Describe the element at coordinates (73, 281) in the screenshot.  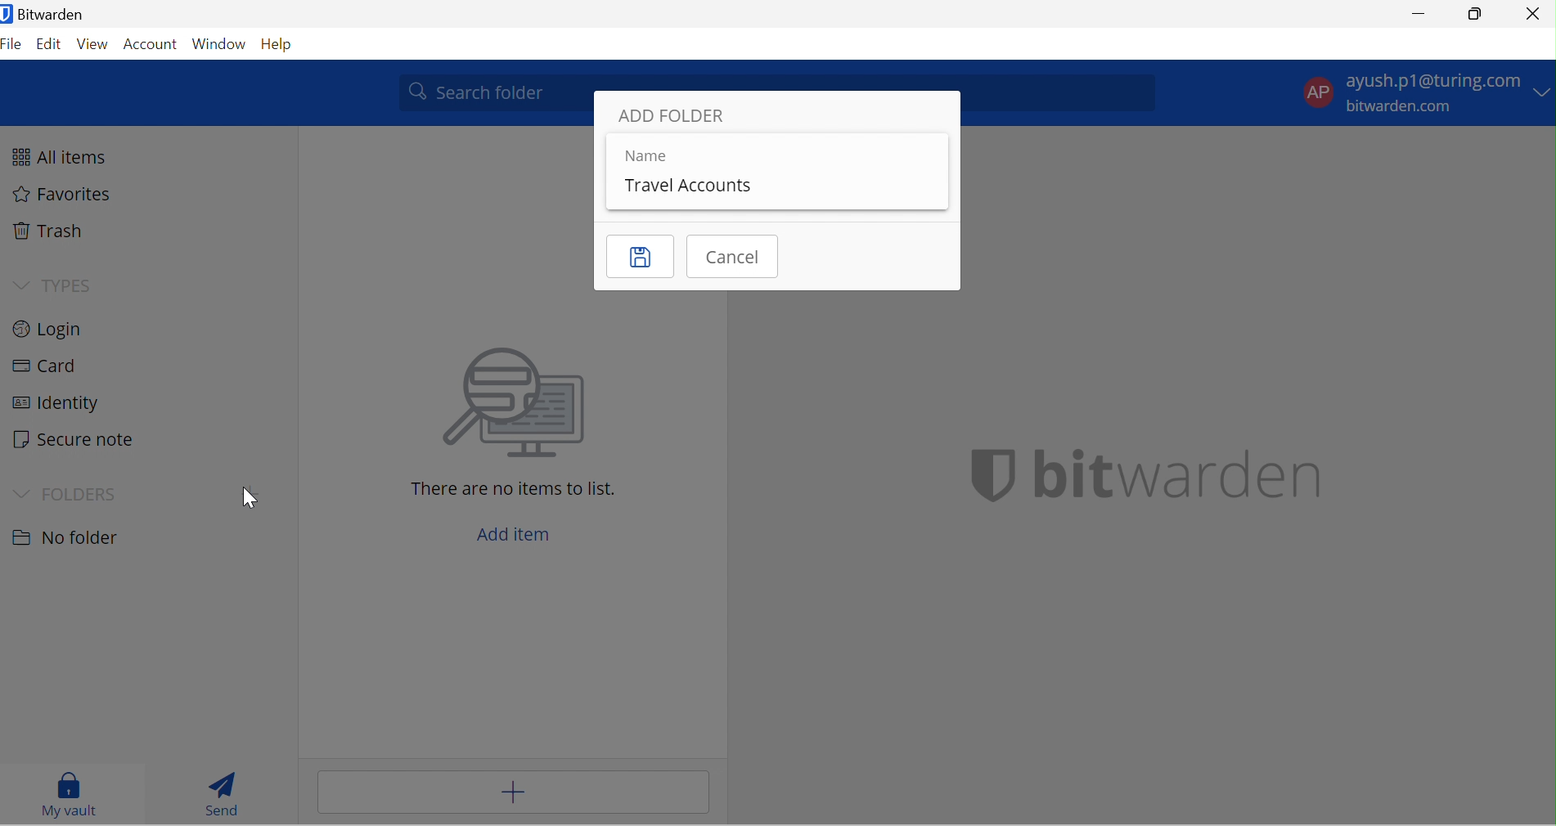
I see `TYPES` at that location.